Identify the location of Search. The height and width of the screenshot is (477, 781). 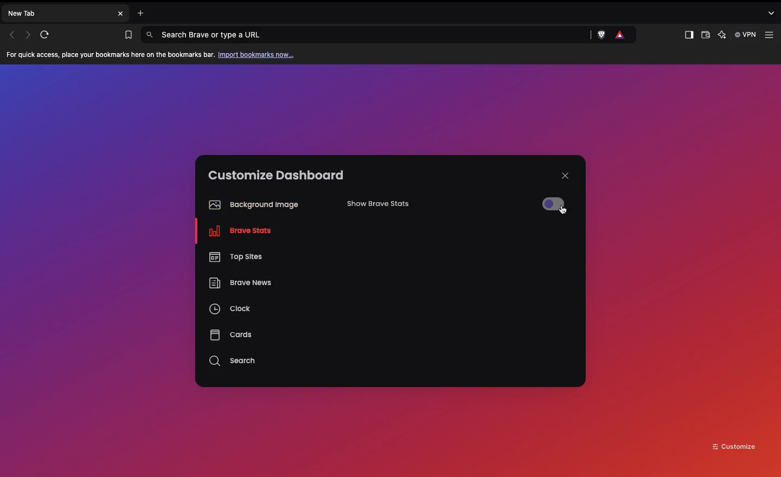
(234, 361).